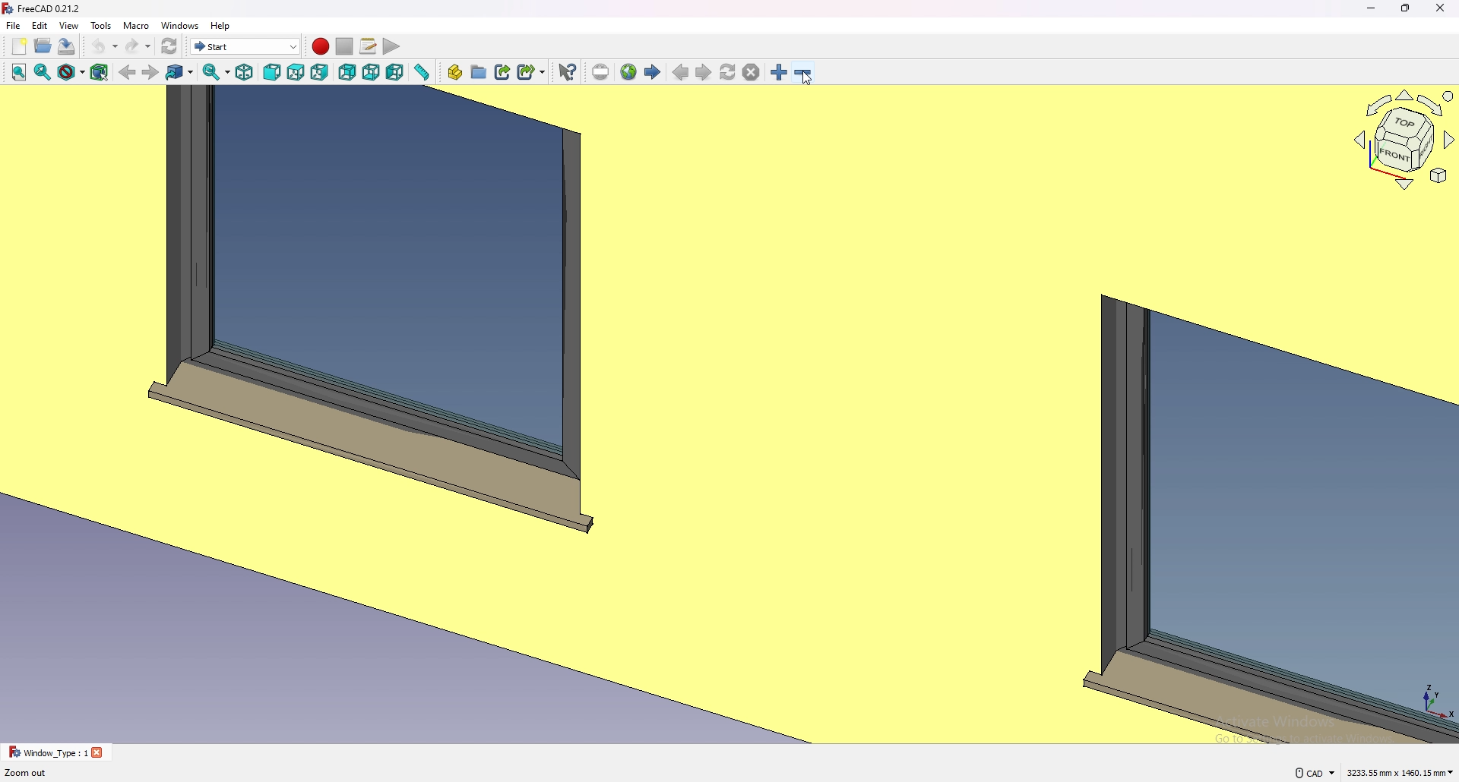 Image resolution: width=1459 pixels, height=782 pixels. Describe the element at coordinates (67, 46) in the screenshot. I see `save` at that location.